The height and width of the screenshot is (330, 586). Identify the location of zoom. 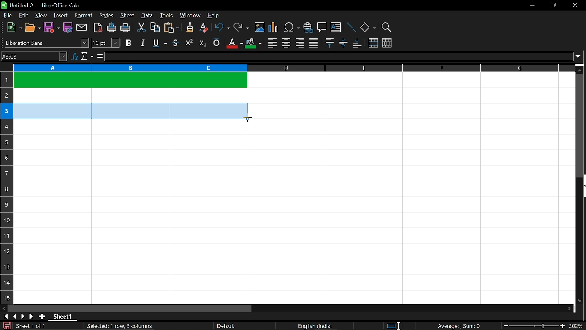
(387, 26).